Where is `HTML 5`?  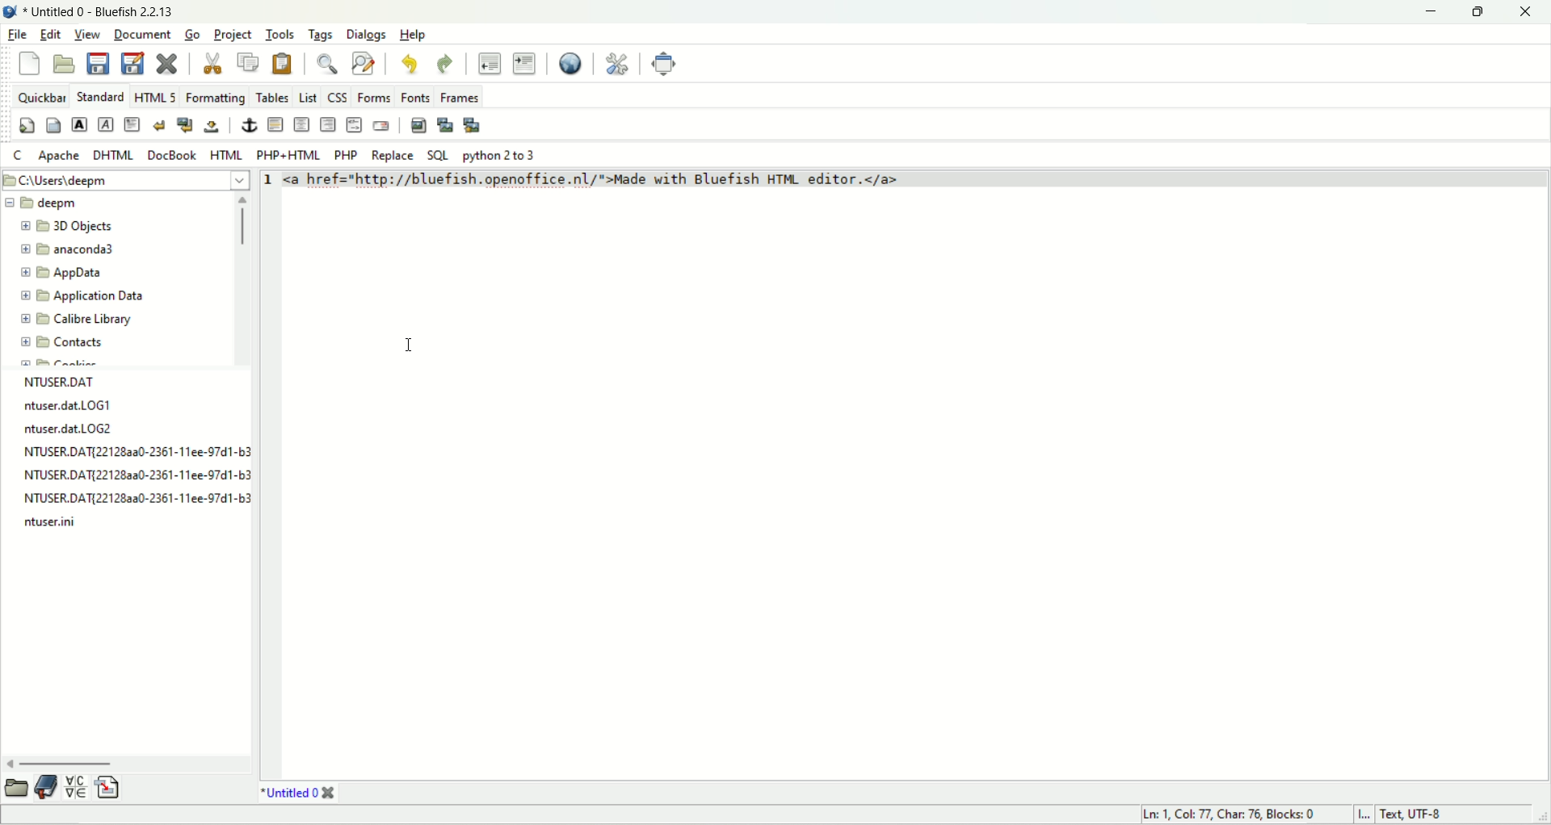
HTML 5 is located at coordinates (155, 94).